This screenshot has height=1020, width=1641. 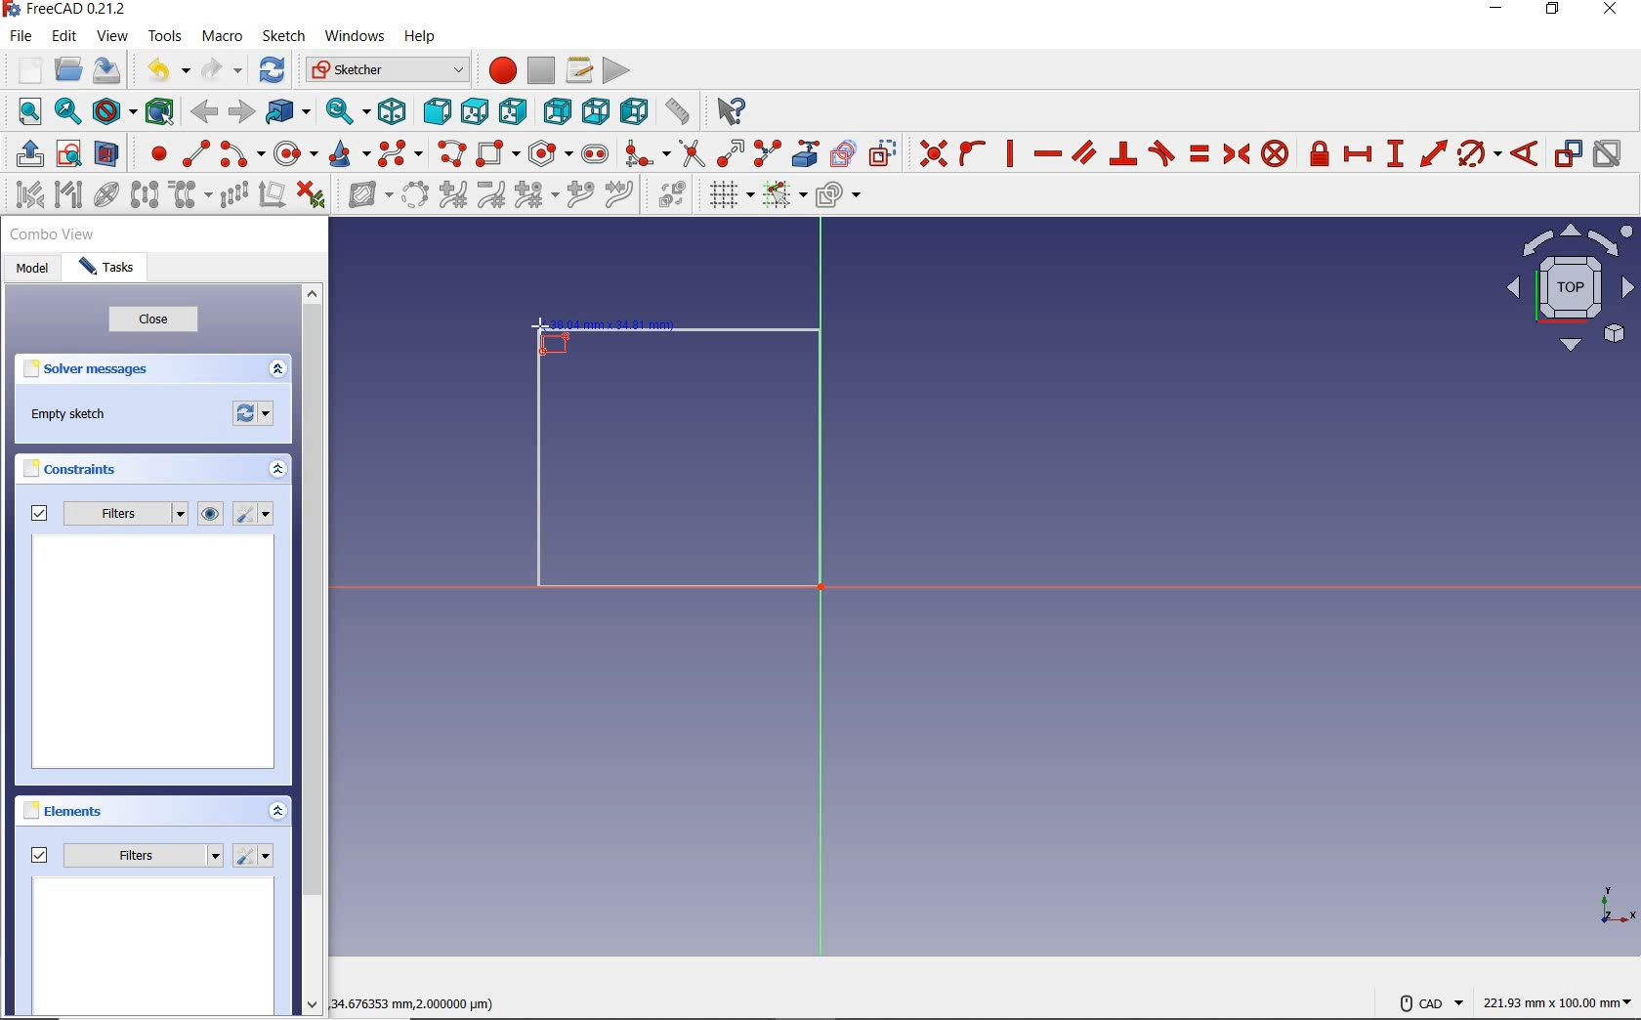 I want to click on configure rendering order, so click(x=842, y=198).